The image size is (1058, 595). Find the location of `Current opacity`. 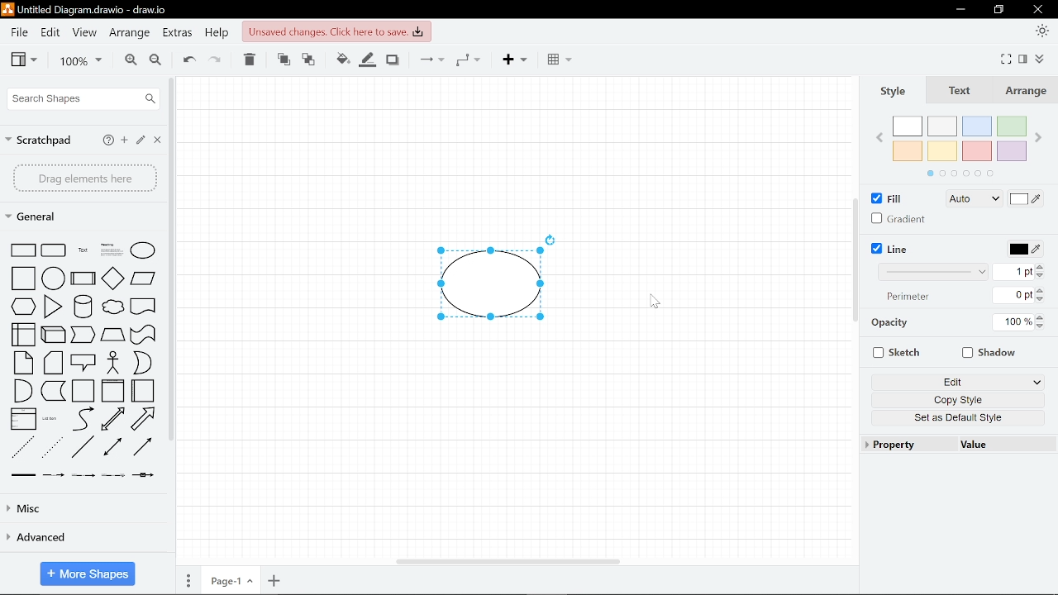

Current opacity is located at coordinates (1013, 323).